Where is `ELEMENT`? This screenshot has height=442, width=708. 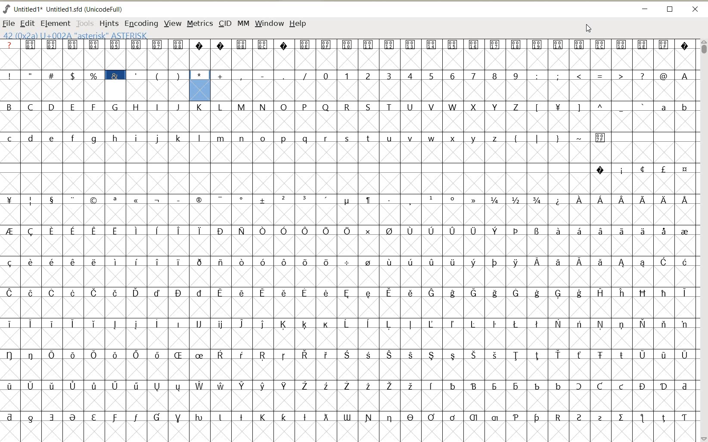
ELEMENT is located at coordinates (56, 23).